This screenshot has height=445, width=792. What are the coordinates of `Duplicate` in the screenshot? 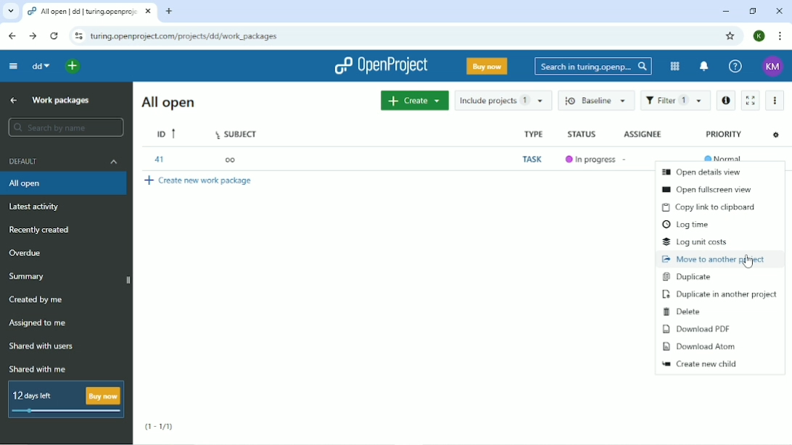 It's located at (688, 276).